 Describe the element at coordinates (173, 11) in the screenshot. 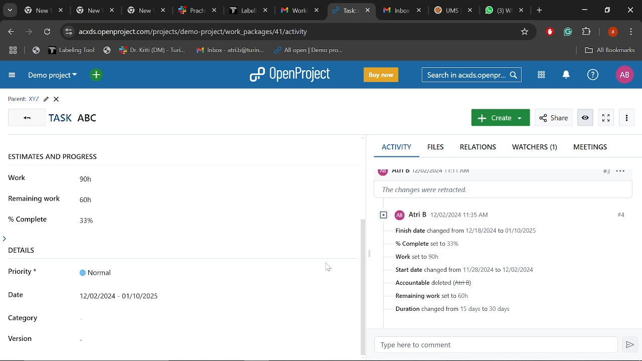

I see `Other tabs` at that location.